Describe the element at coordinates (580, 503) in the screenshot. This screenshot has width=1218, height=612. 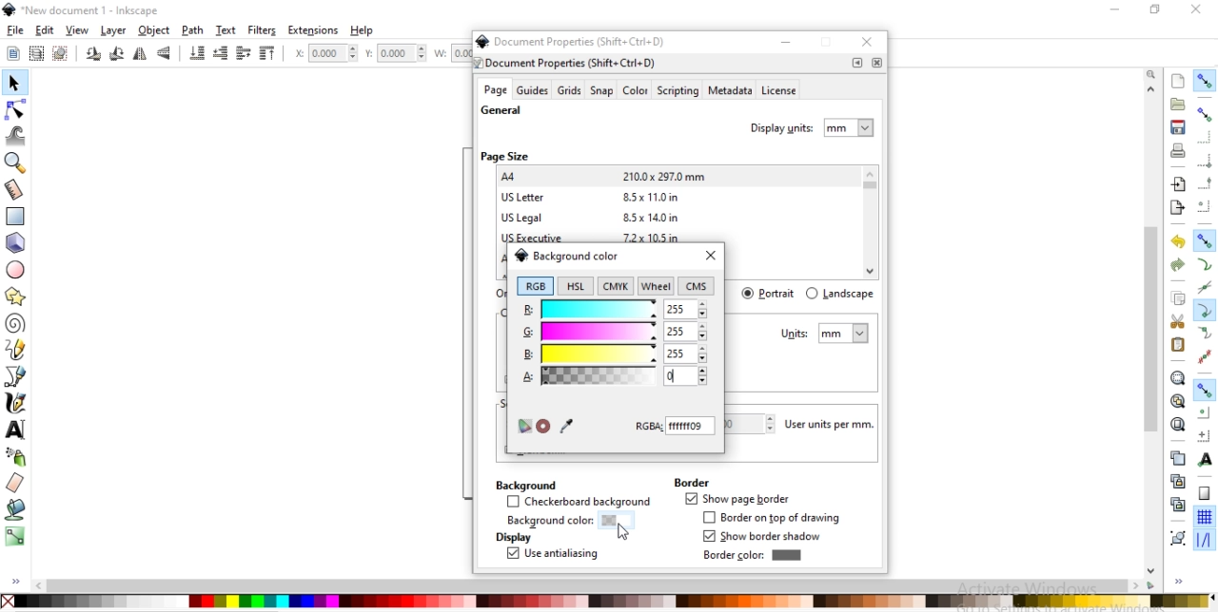
I see `checkerboard background` at that location.